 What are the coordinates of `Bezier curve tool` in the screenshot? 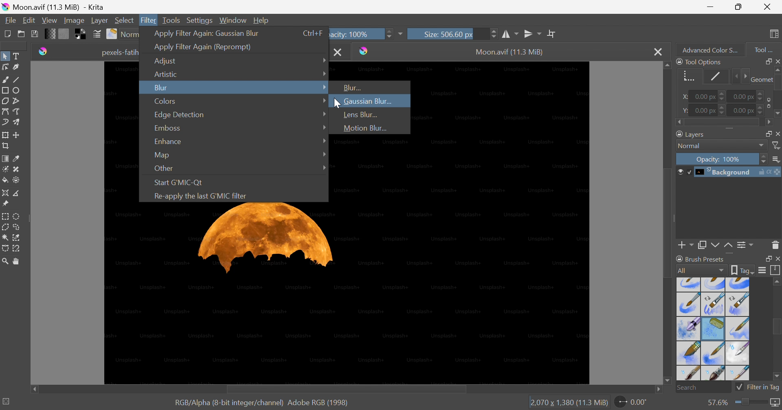 It's located at (5, 111).